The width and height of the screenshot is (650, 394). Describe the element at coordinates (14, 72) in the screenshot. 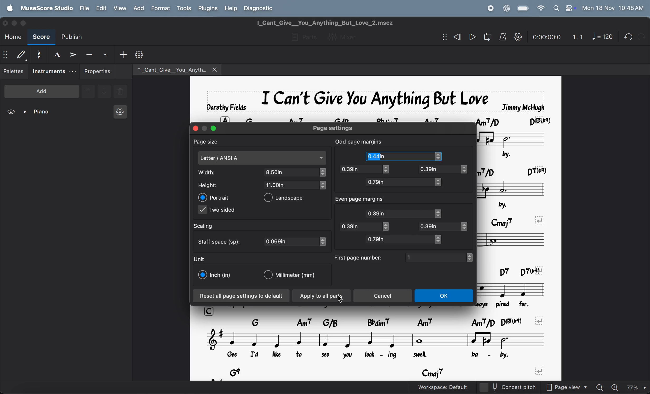

I see `palettes` at that location.